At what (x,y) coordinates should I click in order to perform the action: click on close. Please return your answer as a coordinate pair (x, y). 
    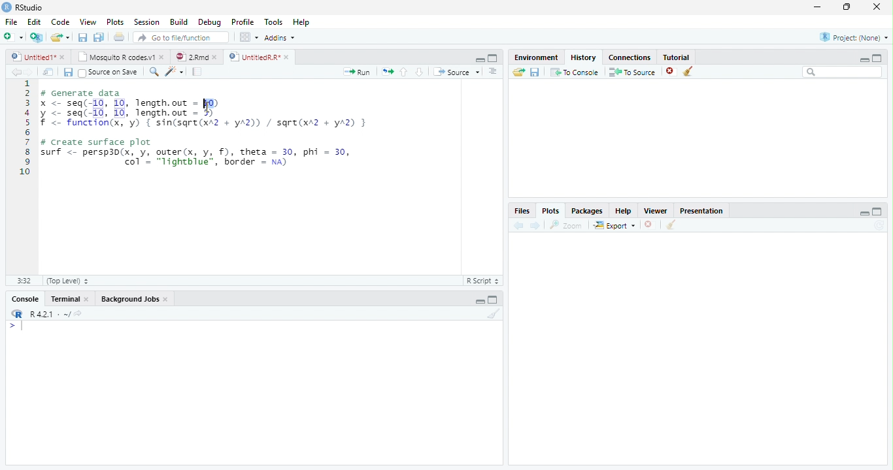
    Looking at the image, I should click on (877, 7).